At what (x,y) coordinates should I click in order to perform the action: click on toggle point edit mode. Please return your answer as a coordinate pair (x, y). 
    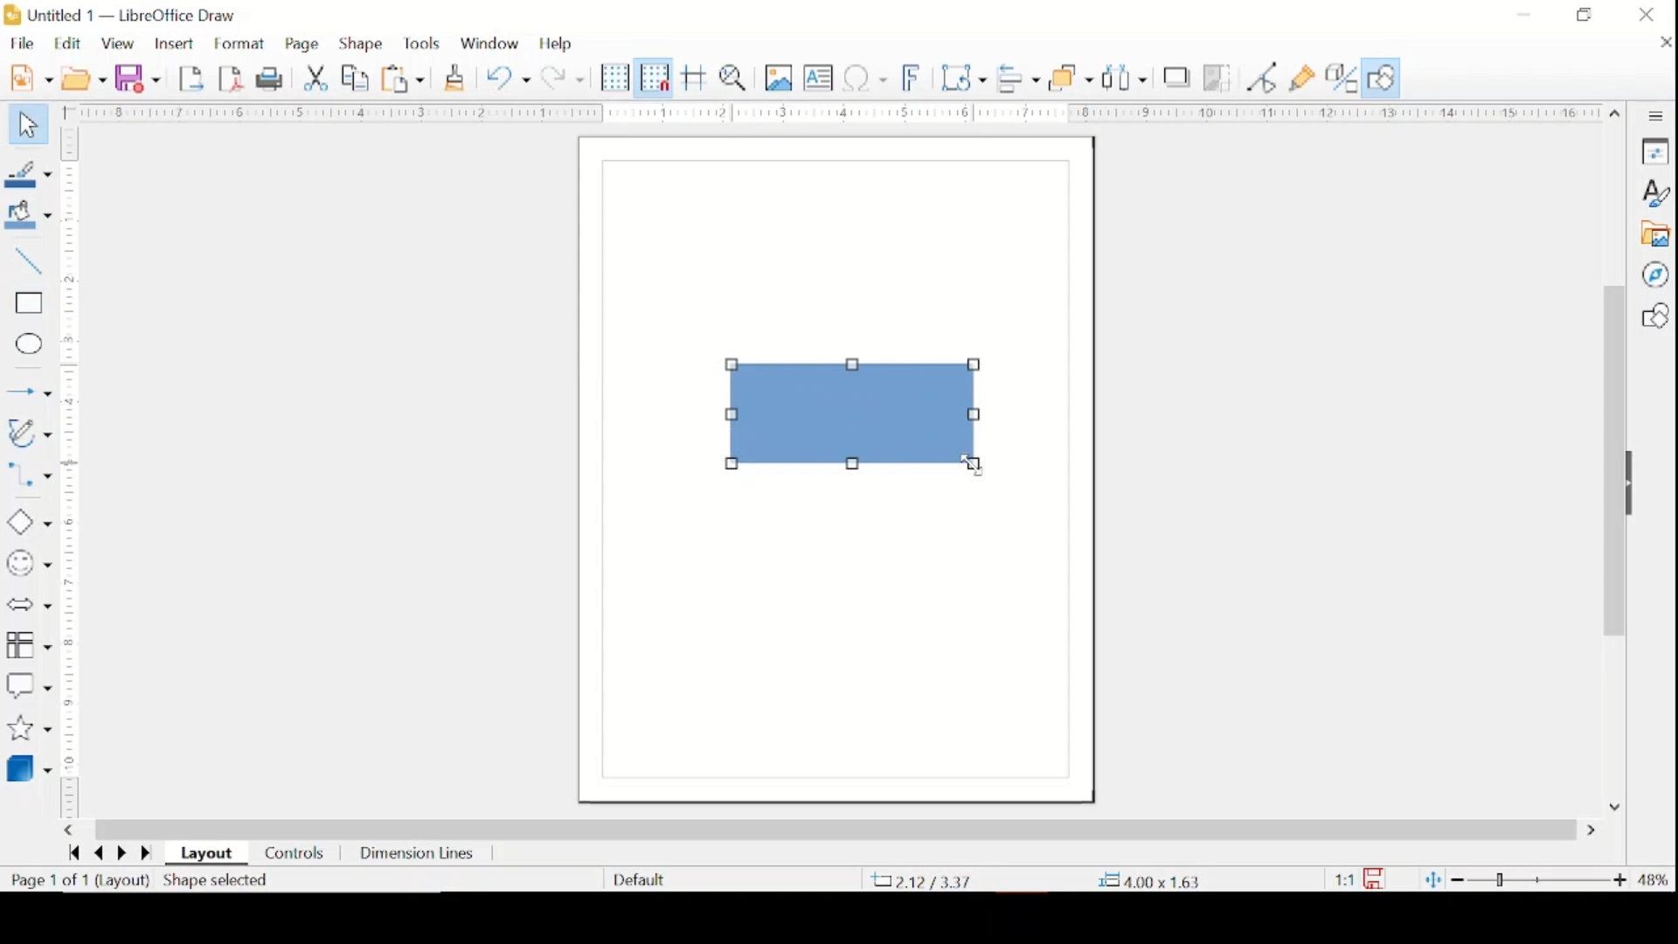
    Looking at the image, I should click on (1263, 77).